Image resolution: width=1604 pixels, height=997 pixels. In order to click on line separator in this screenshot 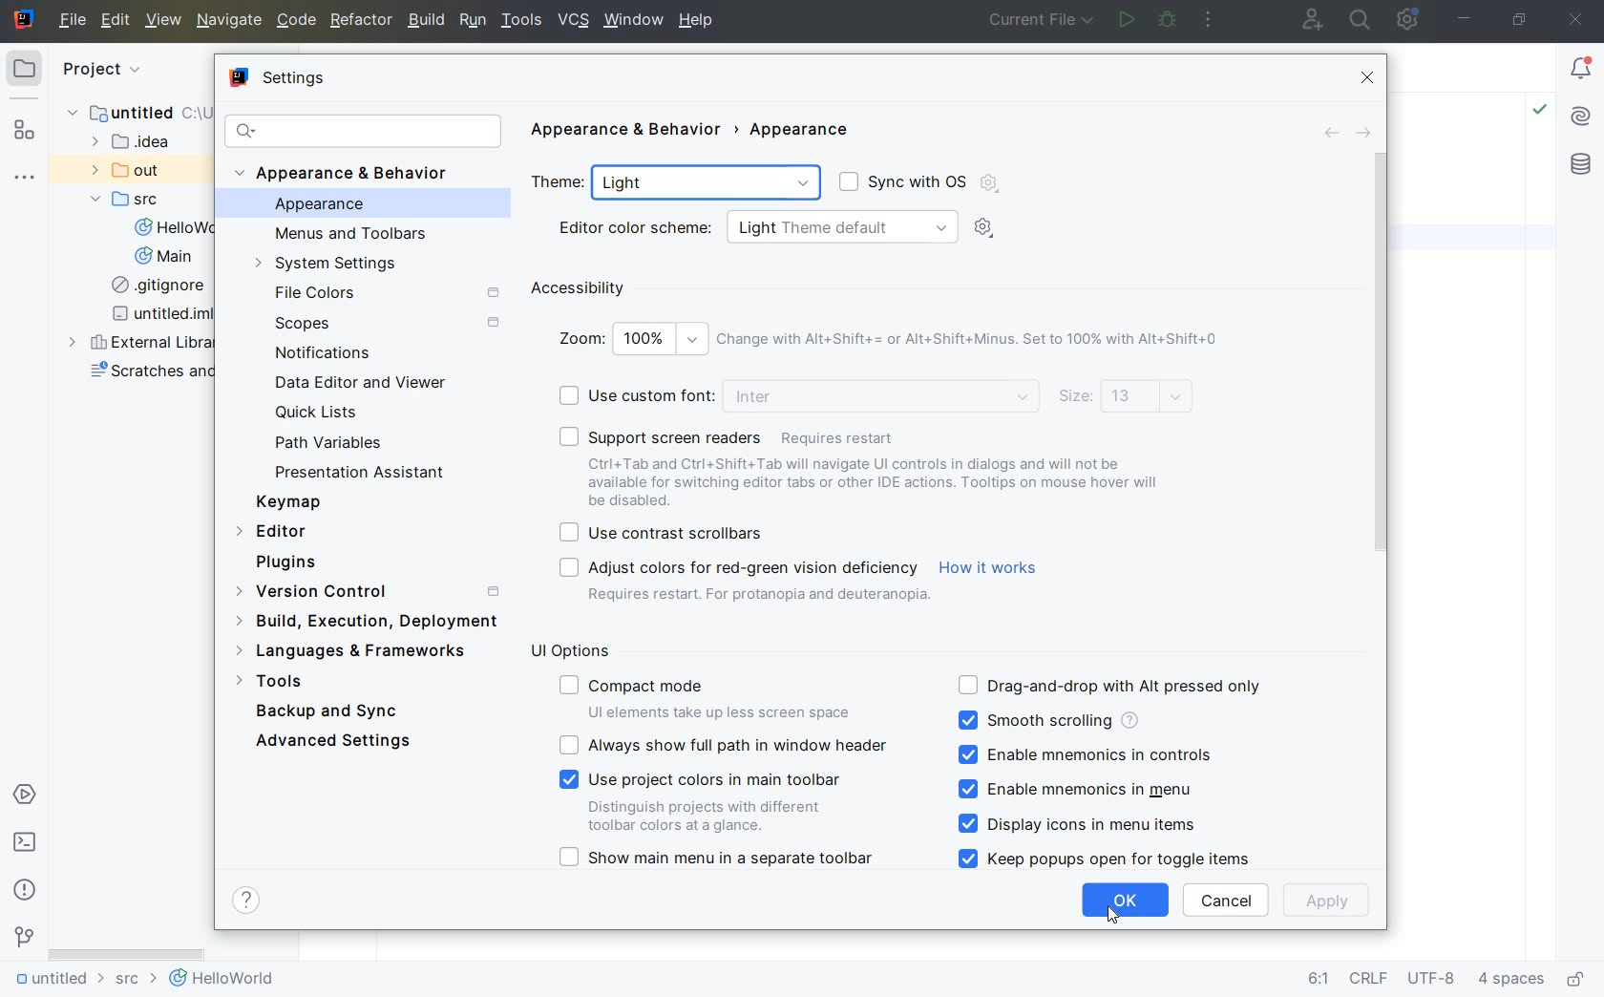, I will do `click(1372, 981)`.